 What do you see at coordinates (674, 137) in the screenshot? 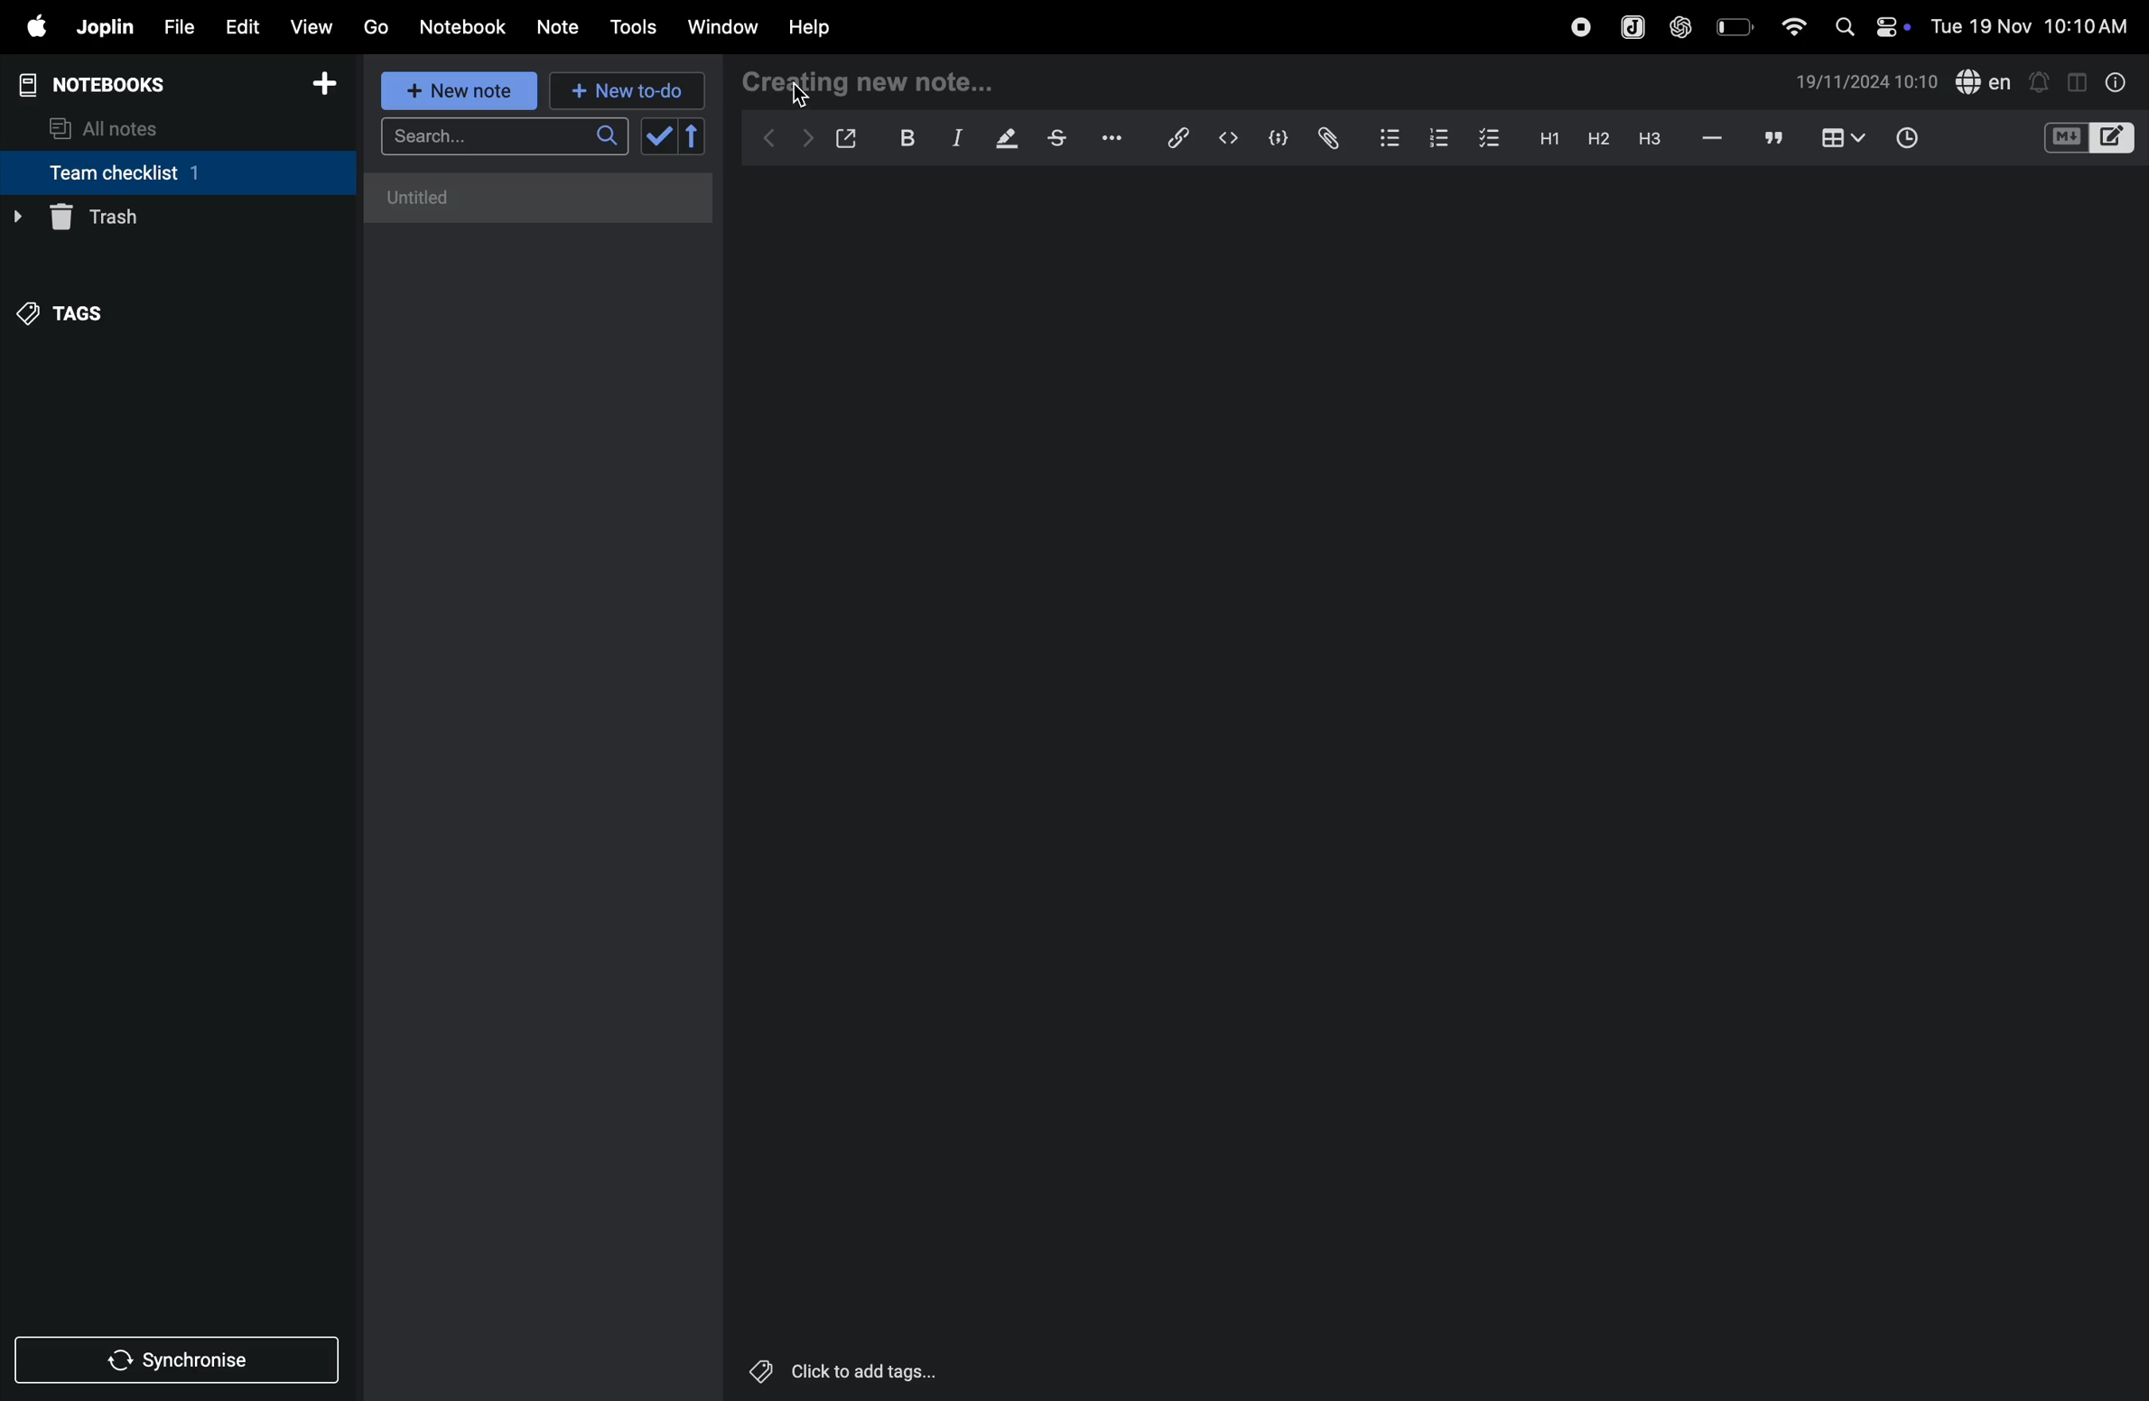
I see `check` at bounding box center [674, 137].